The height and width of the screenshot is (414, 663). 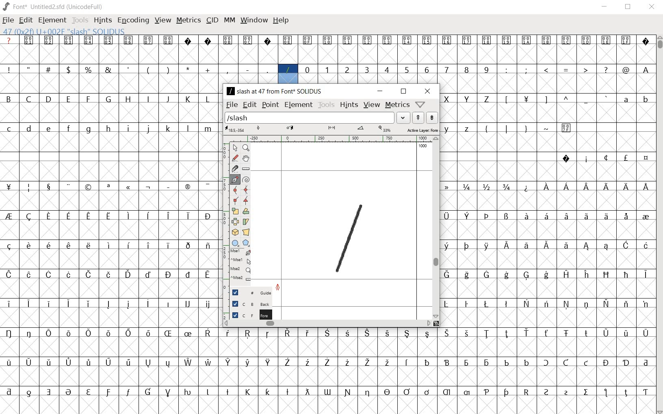 What do you see at coordinates (245, 201) in the screenshot?
I see `Add a corner point` at bounding box center [245, 201].